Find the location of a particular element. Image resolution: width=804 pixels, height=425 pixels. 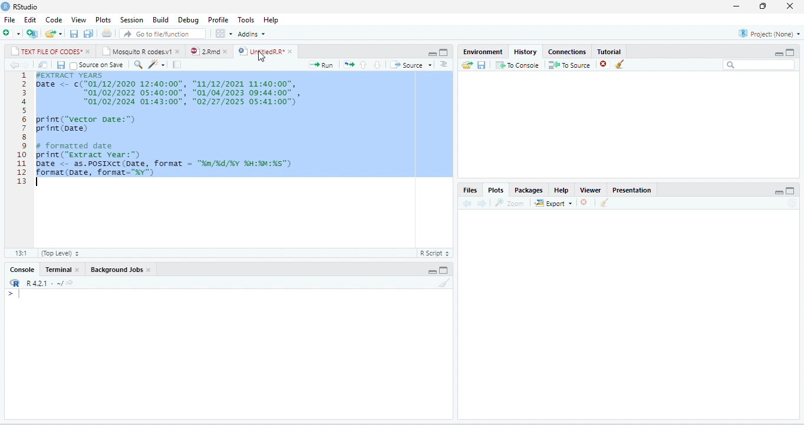

forward is located at coordinates (25, 65).